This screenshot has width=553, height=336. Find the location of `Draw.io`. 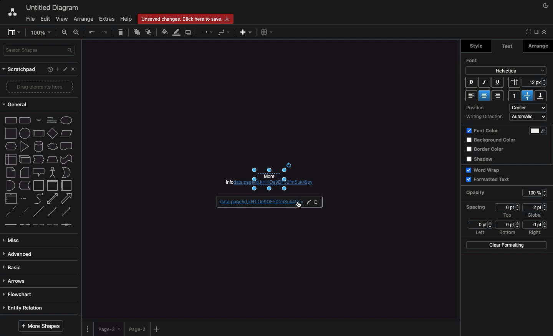

Draw.io is located at coordinates (8, 13).